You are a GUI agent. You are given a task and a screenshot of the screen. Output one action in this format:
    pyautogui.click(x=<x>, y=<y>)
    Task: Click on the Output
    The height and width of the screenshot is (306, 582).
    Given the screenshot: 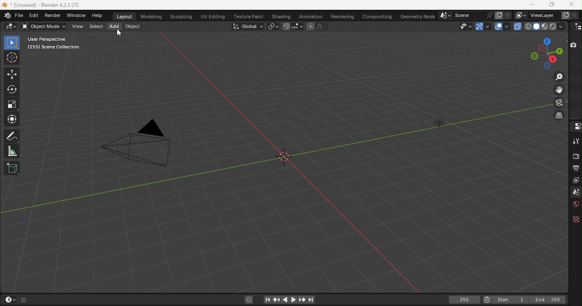 What is the action you would take?
    pyautogui.click(x=575, y=169)
    